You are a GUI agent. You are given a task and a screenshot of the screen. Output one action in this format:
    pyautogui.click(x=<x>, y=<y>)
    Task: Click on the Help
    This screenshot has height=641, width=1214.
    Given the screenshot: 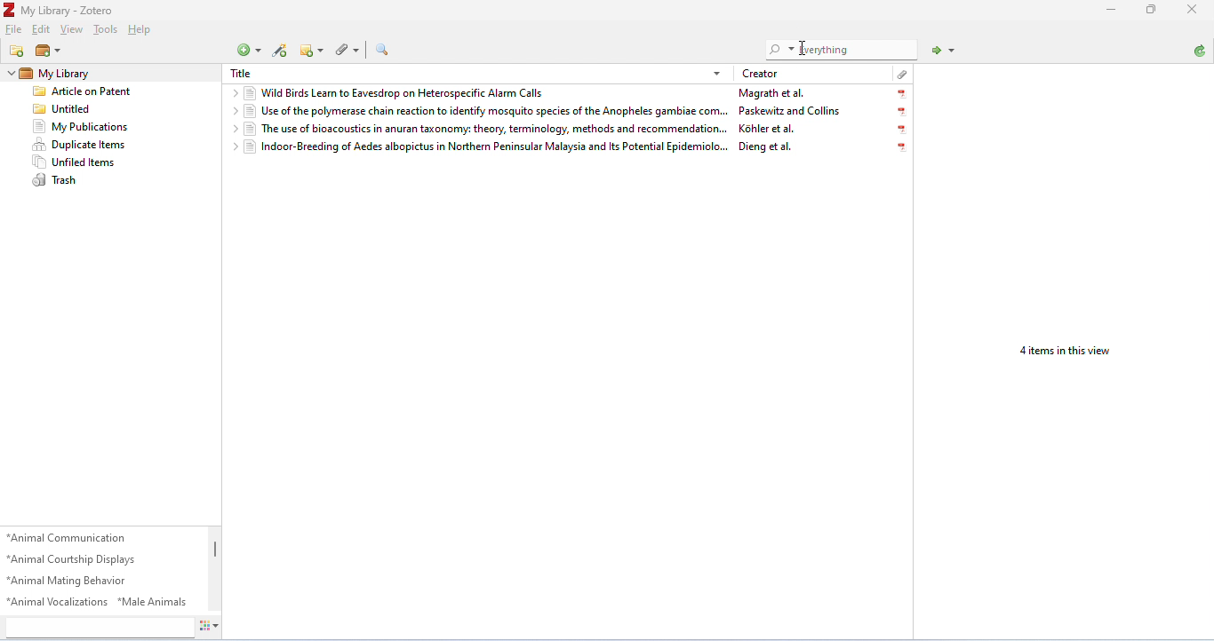 What is the action you would take?
    pyautogui.click(x=142, y=30)
    